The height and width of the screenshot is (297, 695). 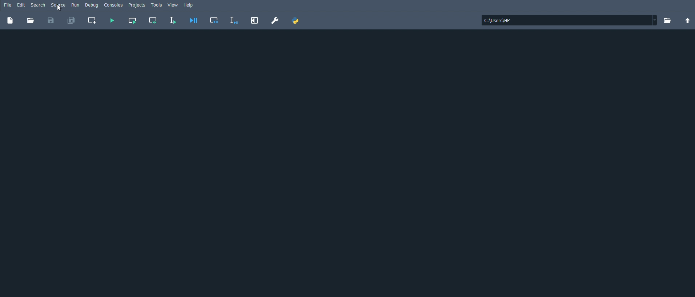 What do you see at coordinates (687, 21) in the screenshot?
I see `Change to parent directory` at bounding box center [687, 21].